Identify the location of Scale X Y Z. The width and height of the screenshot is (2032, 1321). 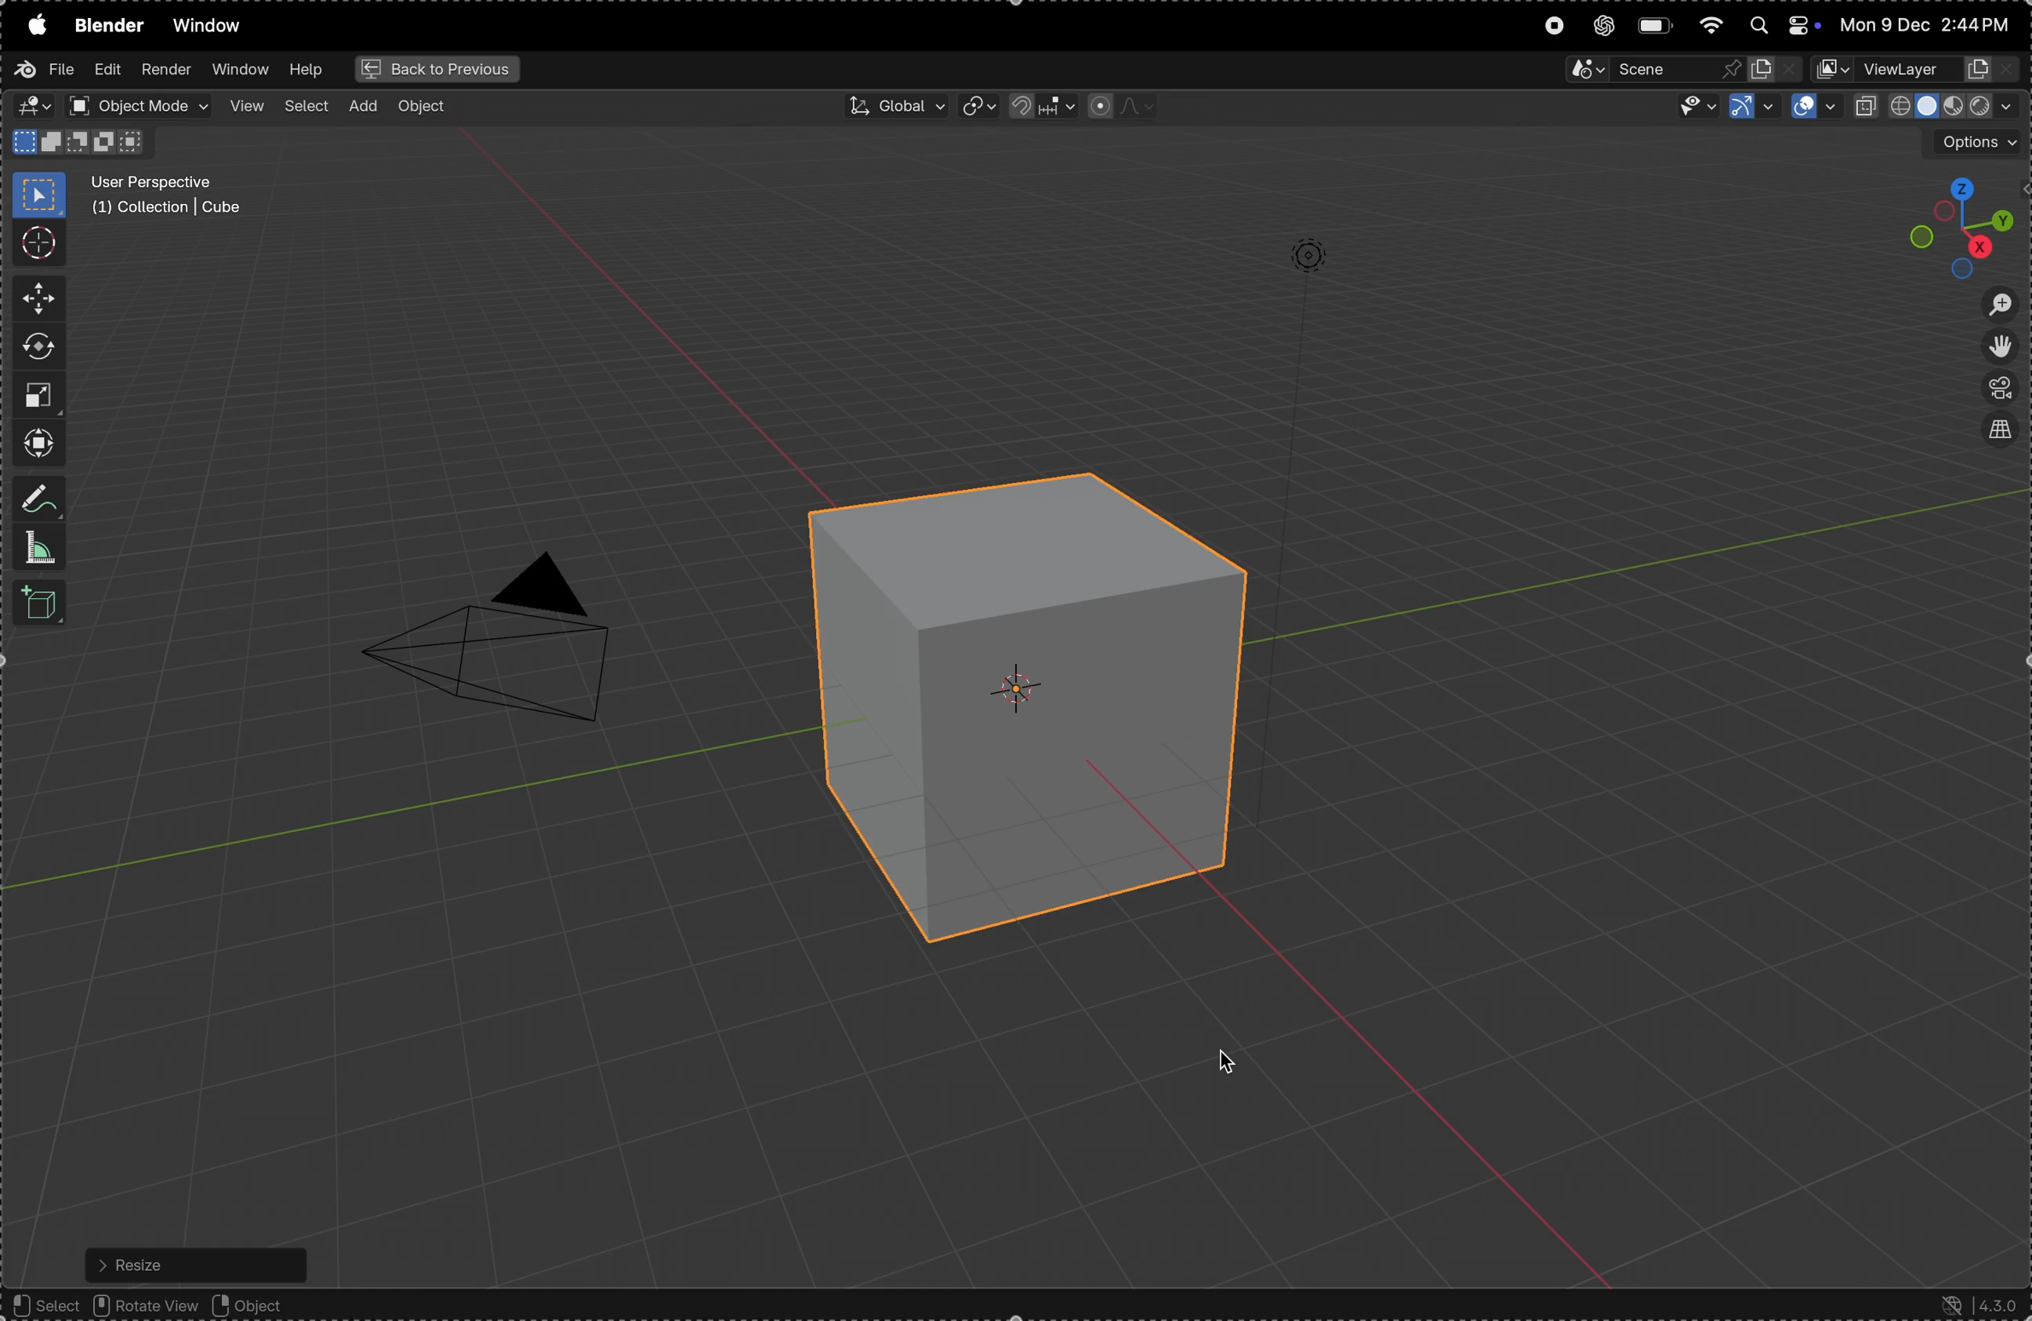
(158, 141).